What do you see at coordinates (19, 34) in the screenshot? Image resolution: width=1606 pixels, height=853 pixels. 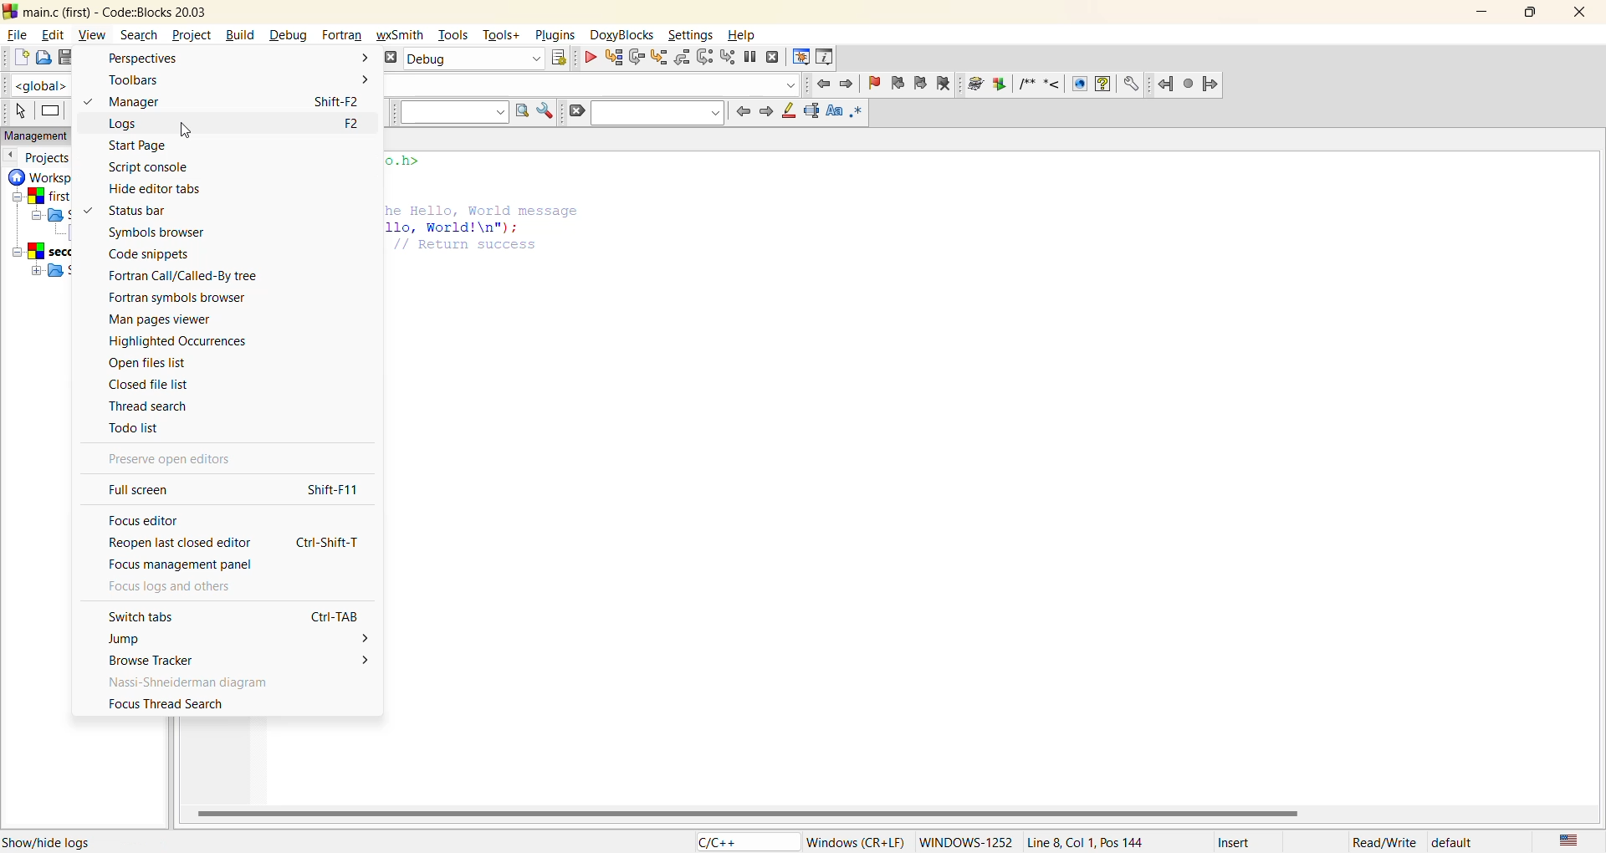 I see `file` at bounding box center [19, 34].